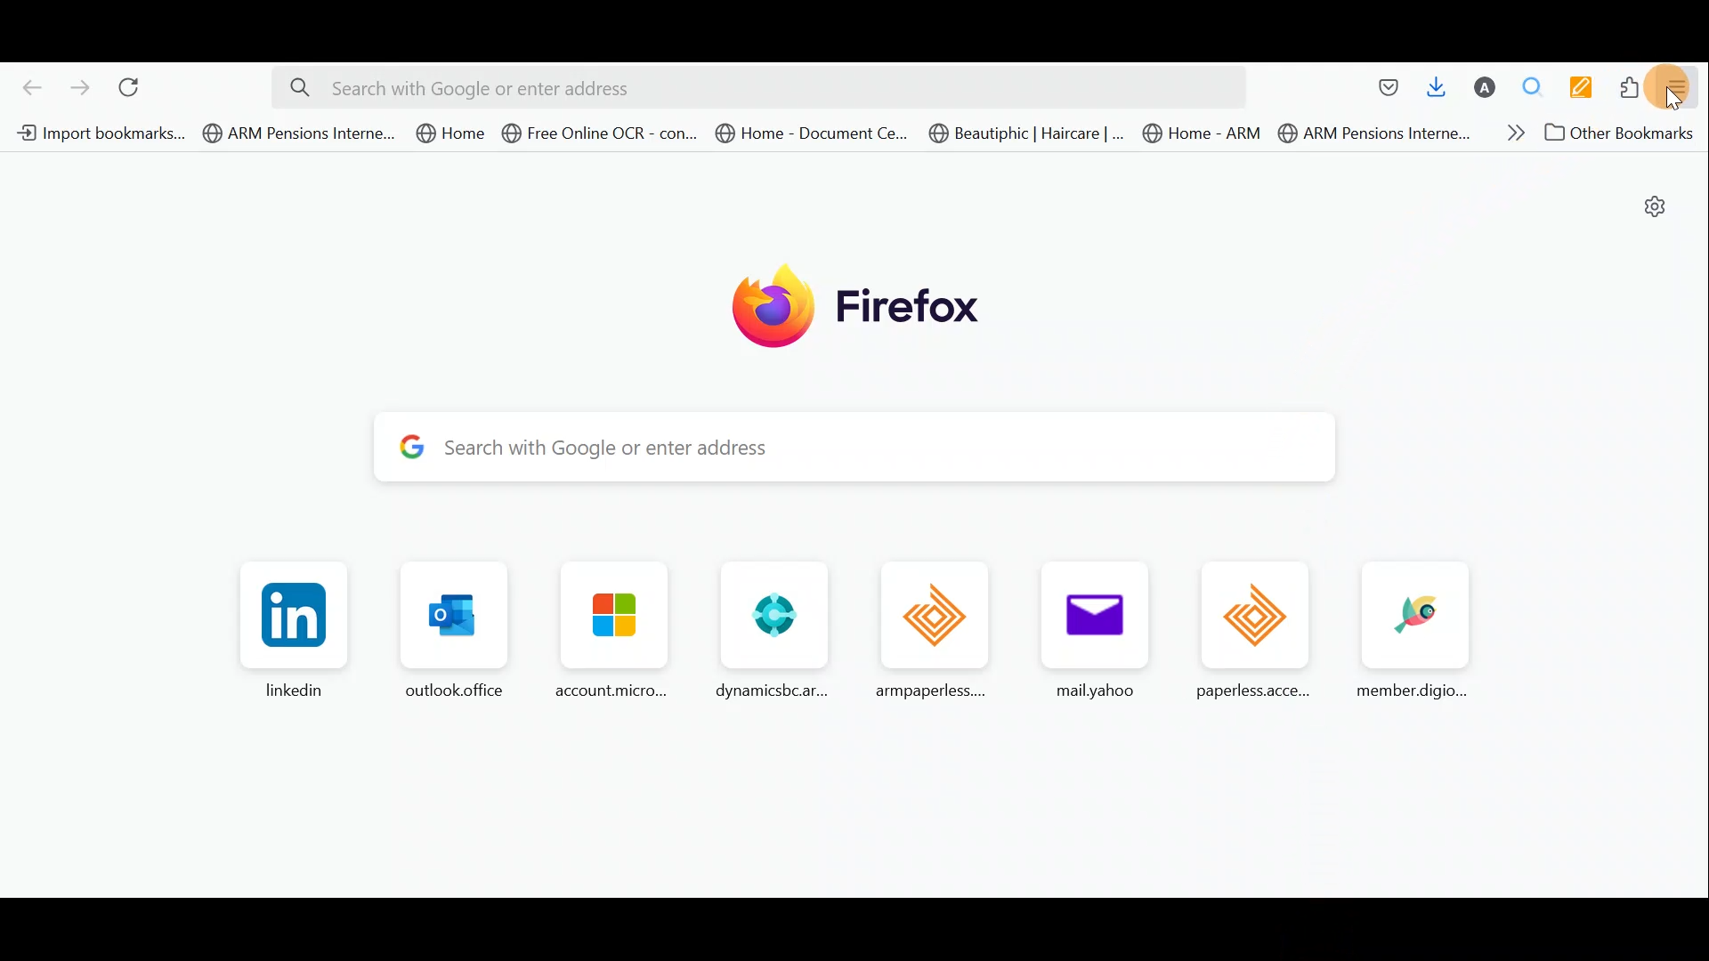  Describe the element at coordinates (299, 133) in the screenshot. I see ` ARM Pensions Interne...` at that location.